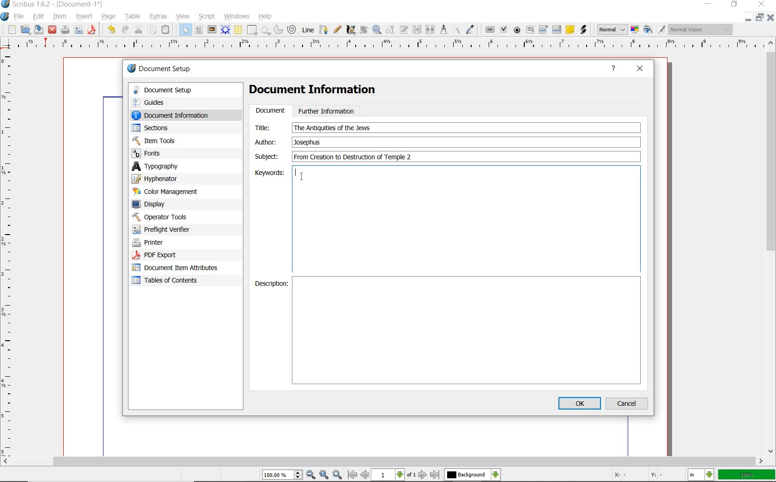 This screenshot has height=482, width=776. I want to click on further information, so click(327, 110).